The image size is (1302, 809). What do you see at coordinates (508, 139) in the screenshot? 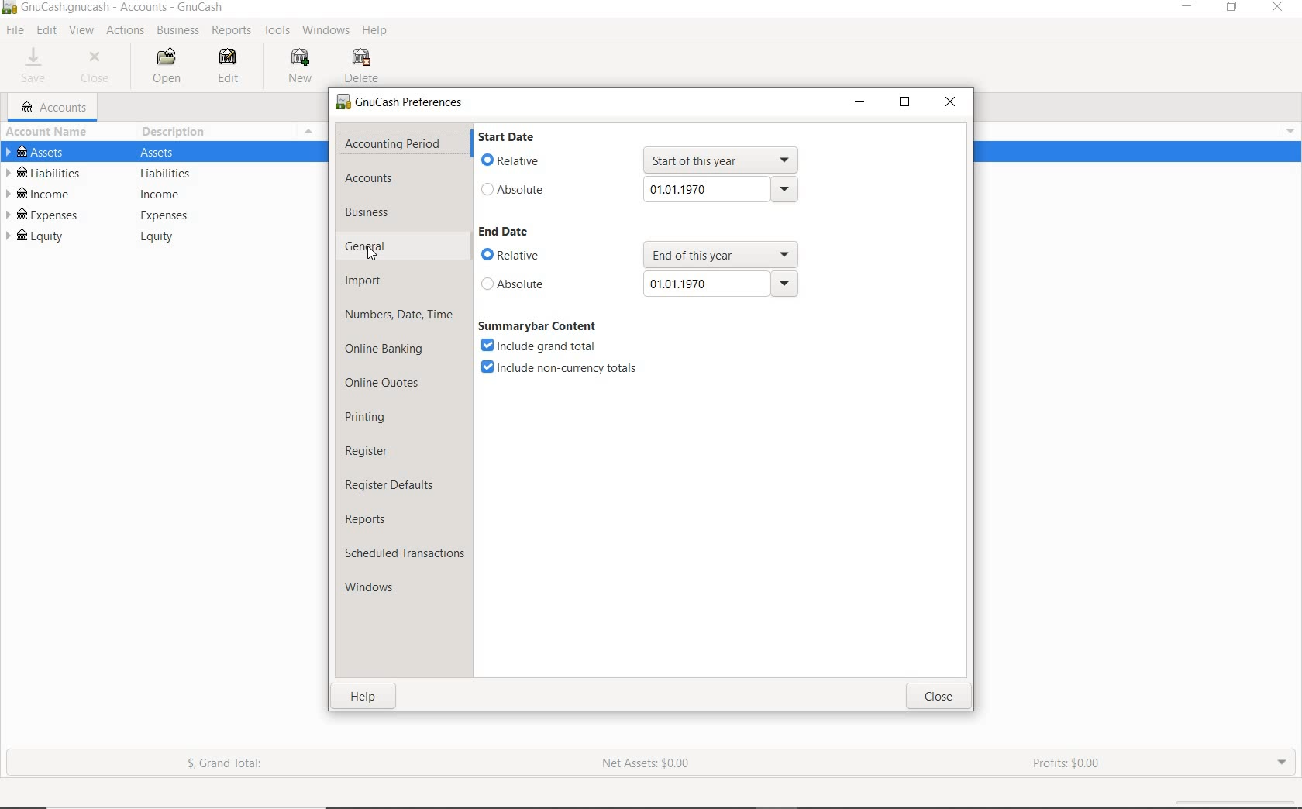
I see `START DATE` at bounding box center [508, 139].